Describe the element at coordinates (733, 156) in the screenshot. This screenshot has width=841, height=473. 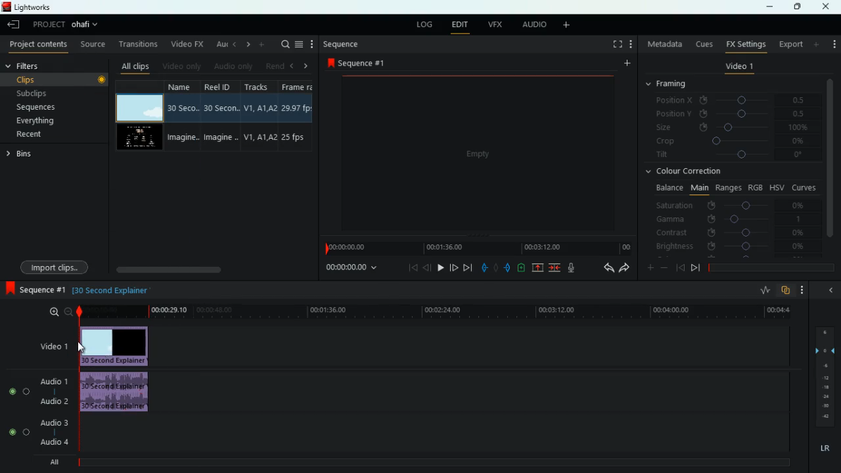
I see `` at that location.